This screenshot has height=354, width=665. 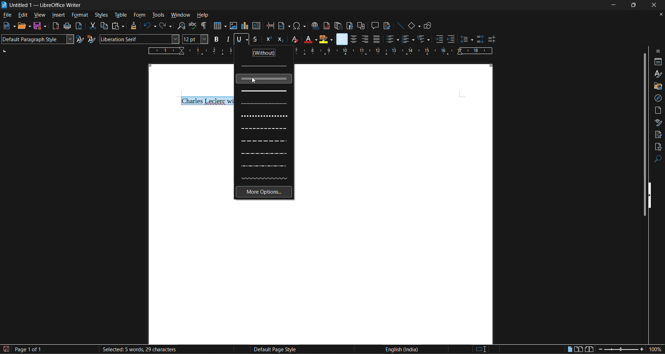 I want to click on find and replace, so click(x=181, y=26).